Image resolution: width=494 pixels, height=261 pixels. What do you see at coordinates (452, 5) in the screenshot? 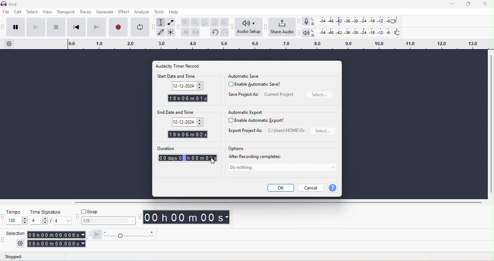
I see `minimize` at bounding box center [452, 5].